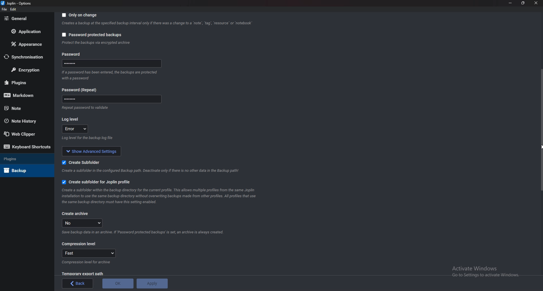 This screenshot has height=291, width=543. What do you see at coordinates (540, 148) in the screenshot?
I see `cursor` at bounding box center [540, 148].